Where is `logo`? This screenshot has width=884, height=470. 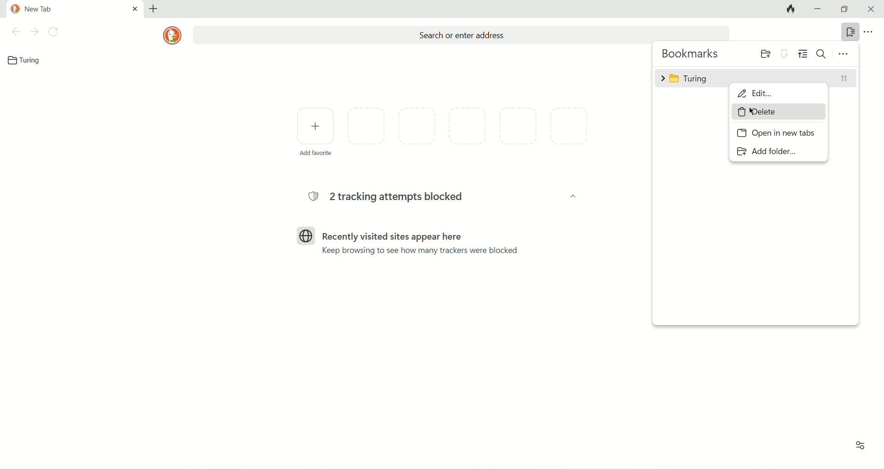
logo is located at coordinates (172, 35).